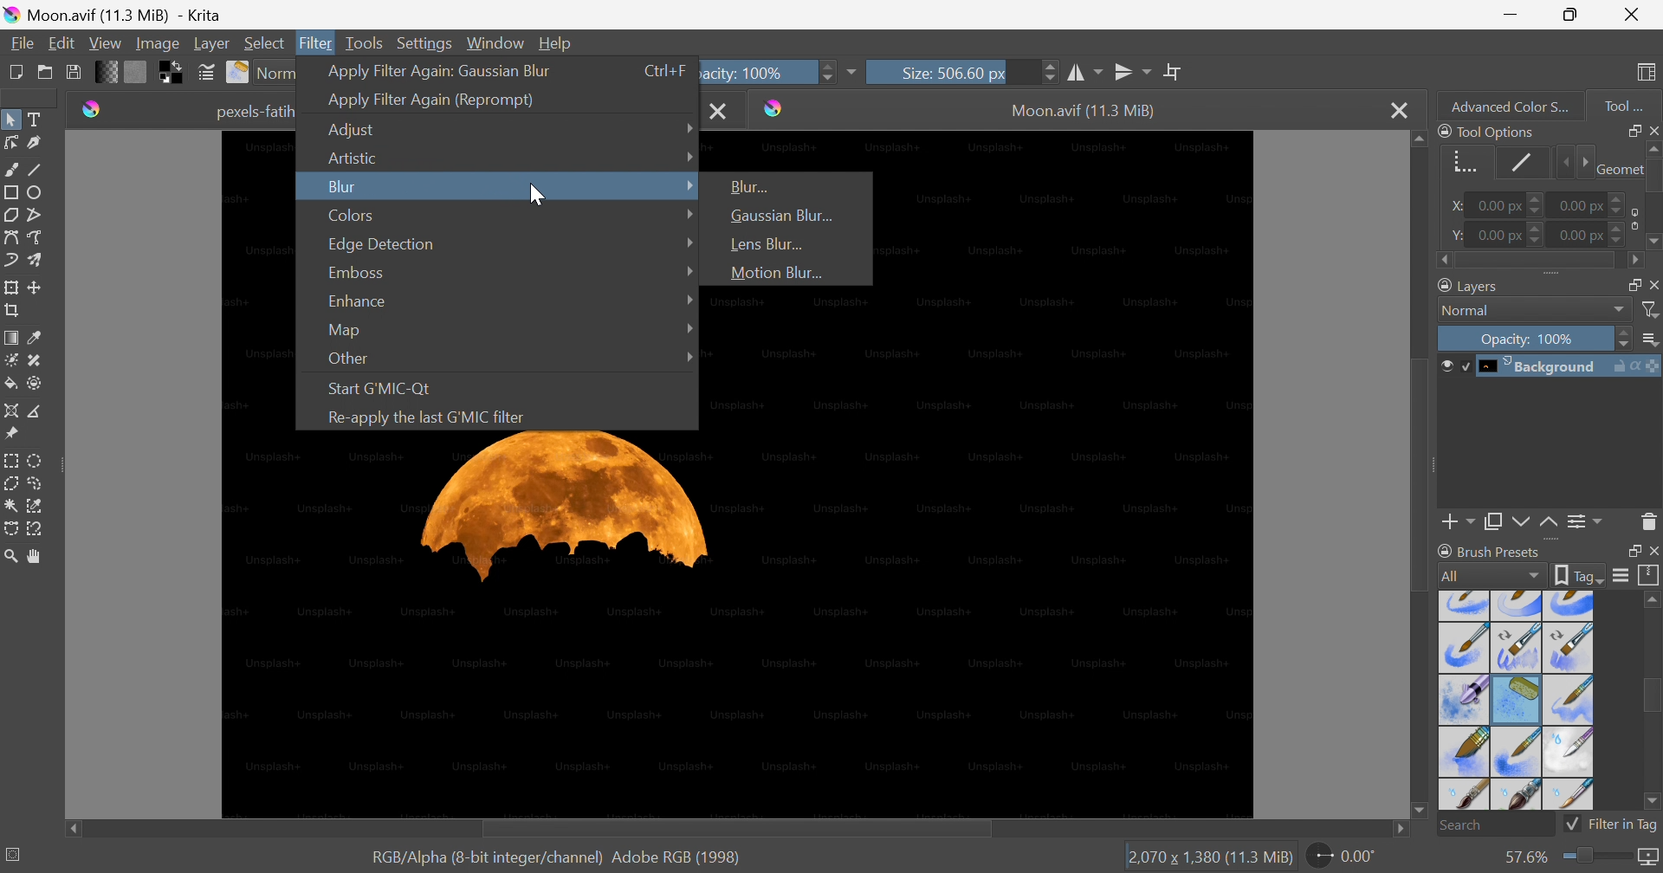  What do you see at coordinates (1653, 804) in the screenshot?
I see `Scroll down` at bounding box center [1653, 804].